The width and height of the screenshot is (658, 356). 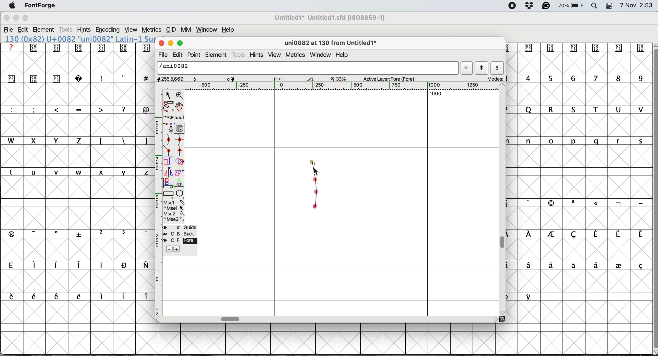 I want to click on vertical scroll bar, so click(x=652, y=197).